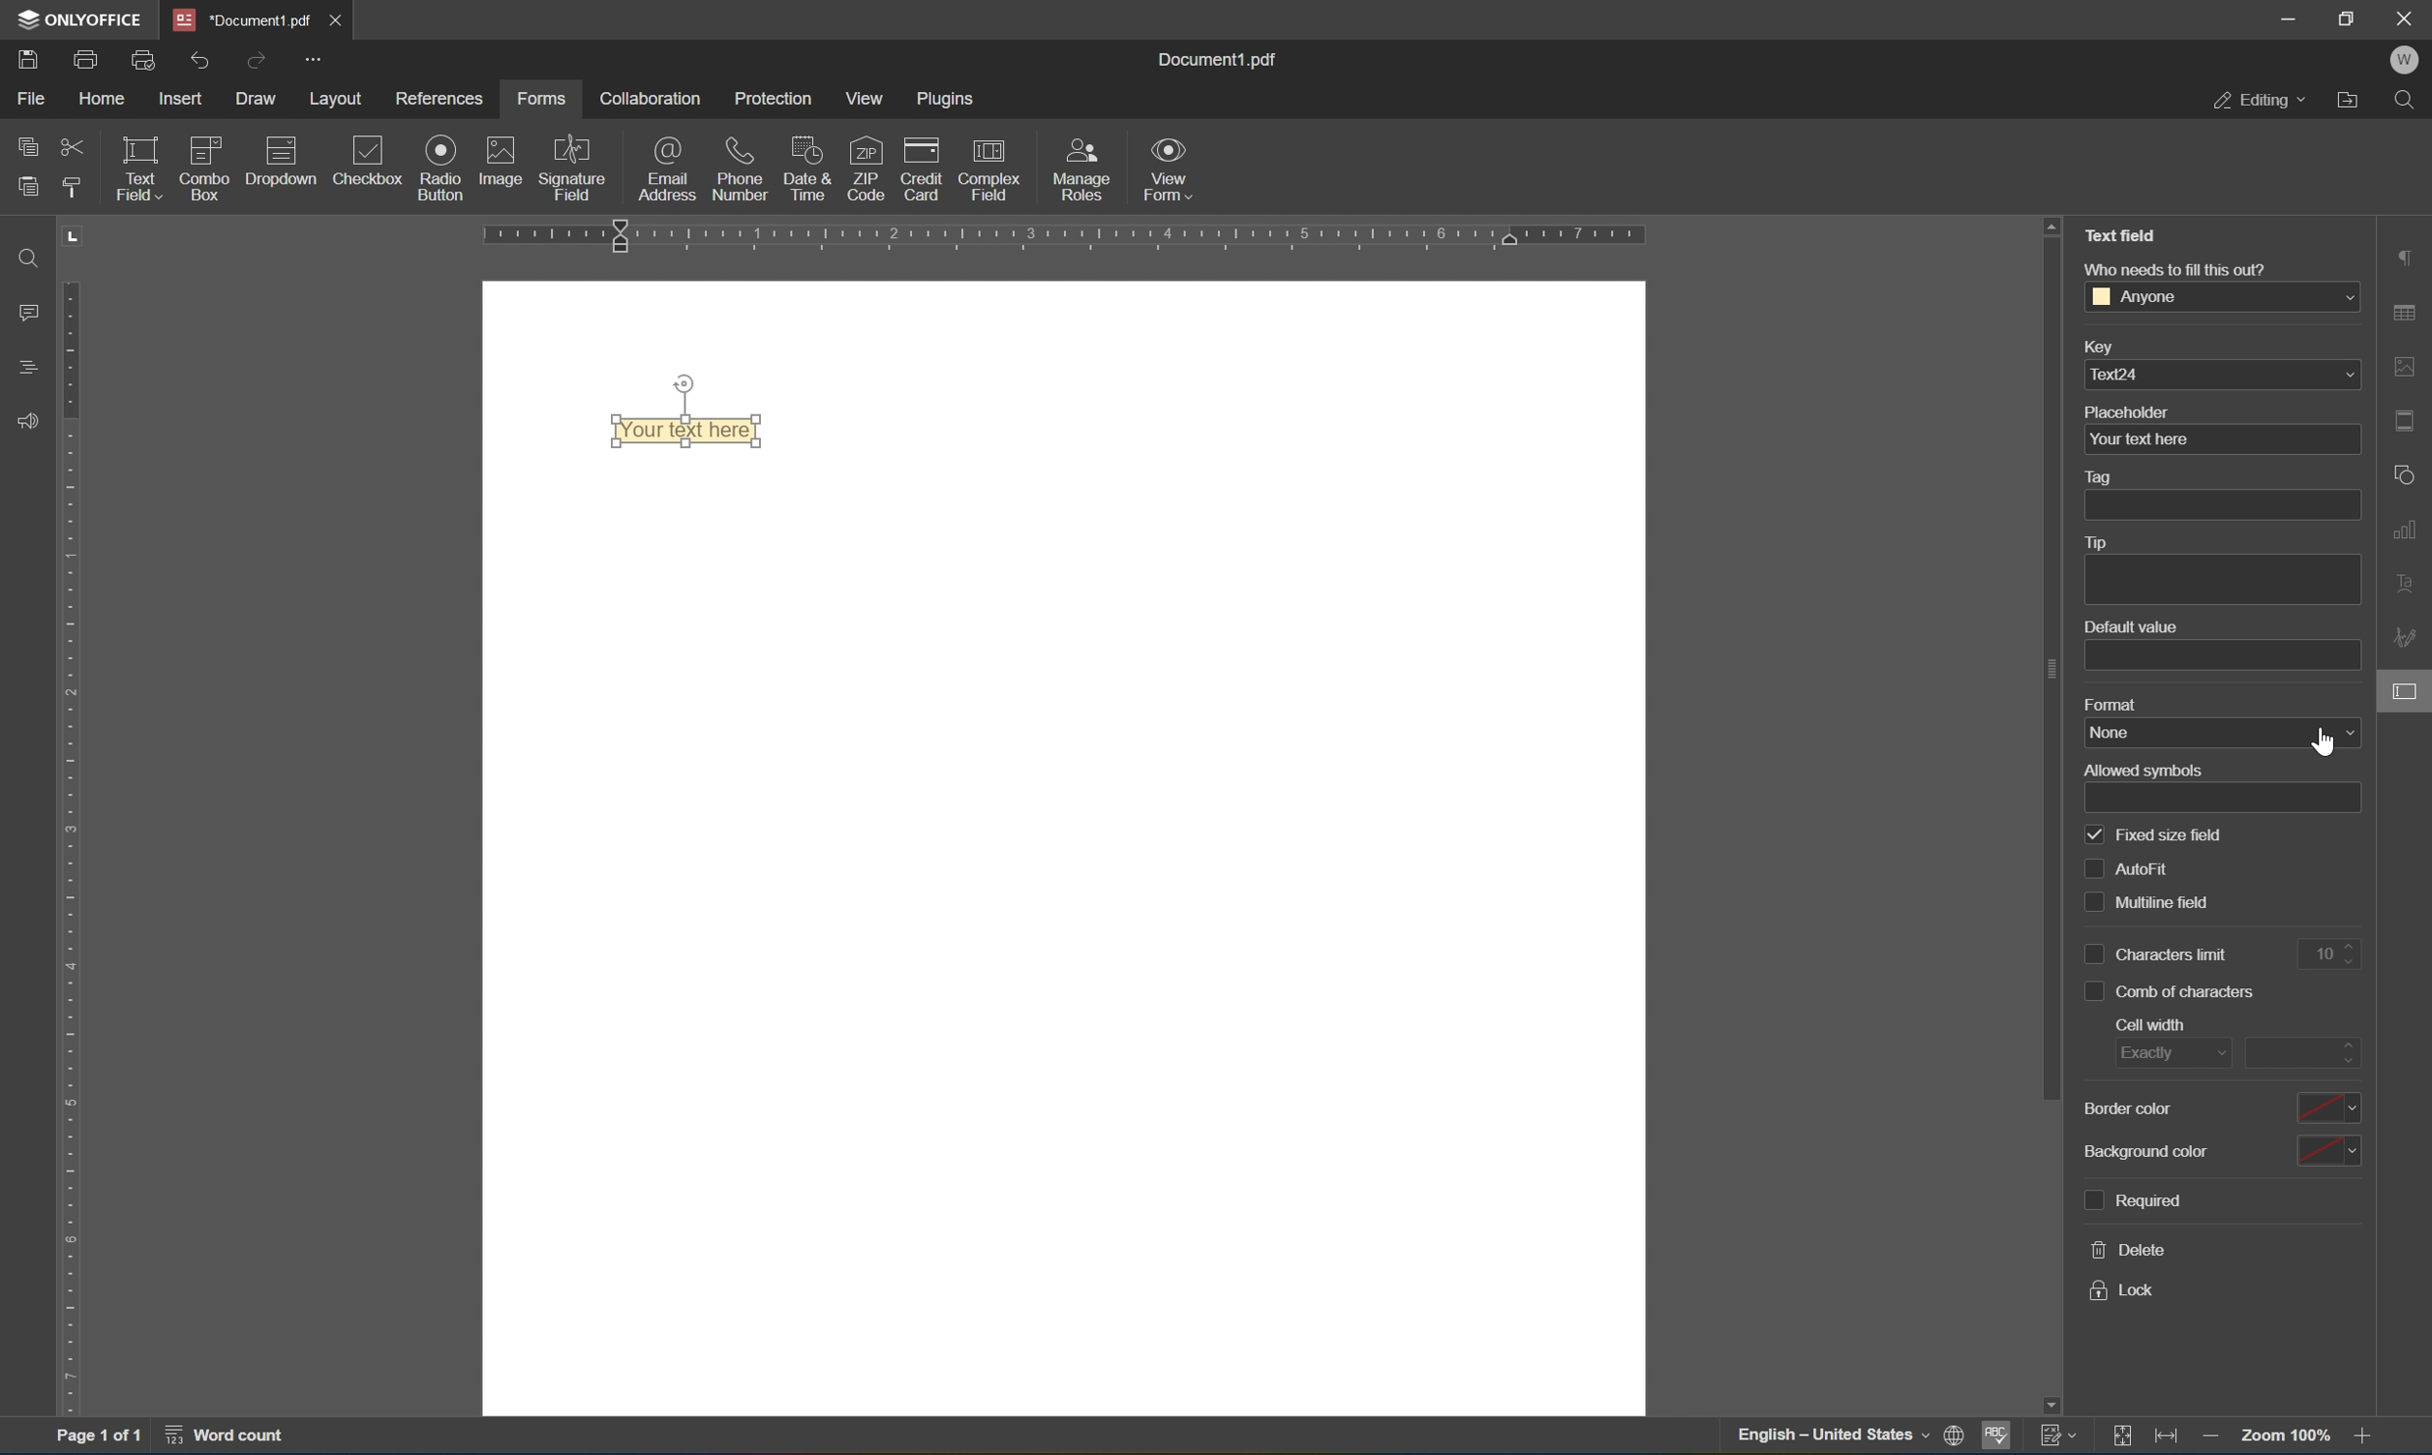  Describe the element at coordinates (647, 98) in the screenshot. I see `collaboration` at that location.